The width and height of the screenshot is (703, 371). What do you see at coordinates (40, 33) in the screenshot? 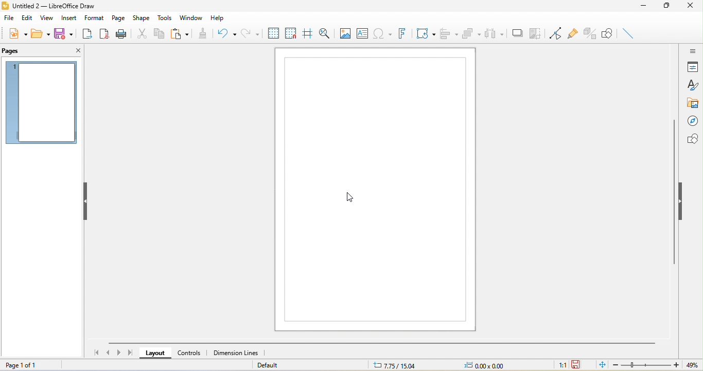
I see `open` at bounding box center [40, 33].